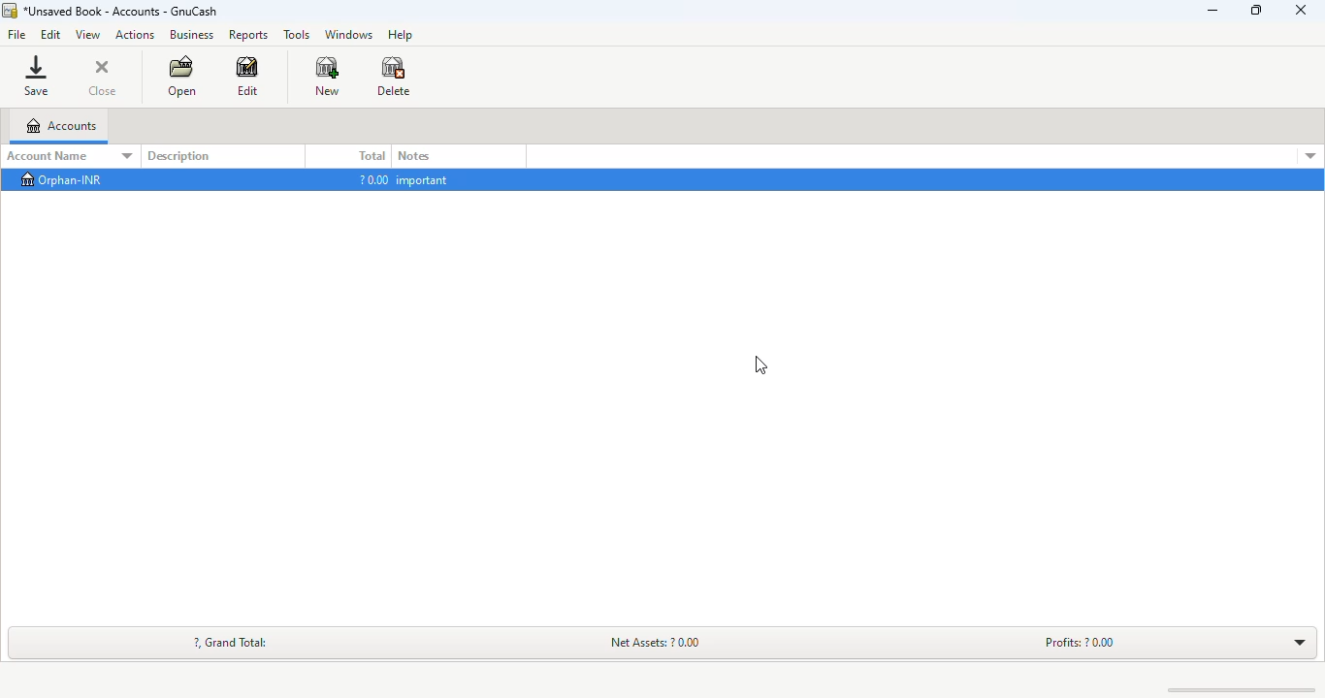 The width and height of the screenshot is (1325, 698). I want to click on net assets: ? 0.00, so click(659, 642).